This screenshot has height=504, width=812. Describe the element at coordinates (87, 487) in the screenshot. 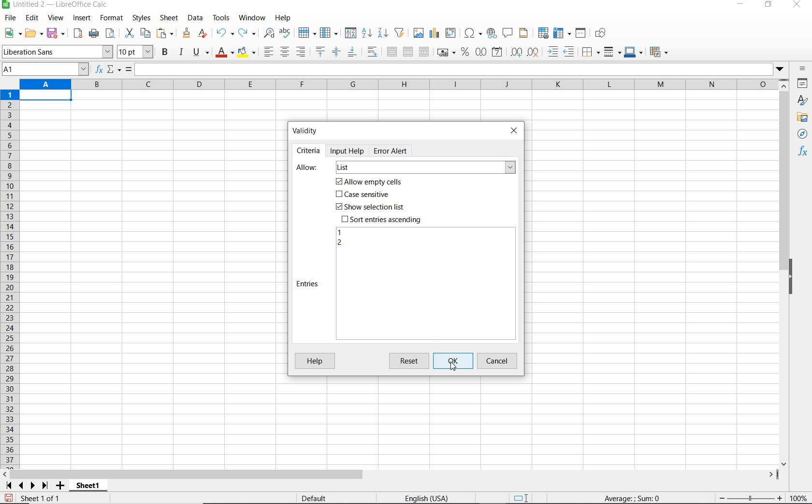

I see `sheet1` at that location.